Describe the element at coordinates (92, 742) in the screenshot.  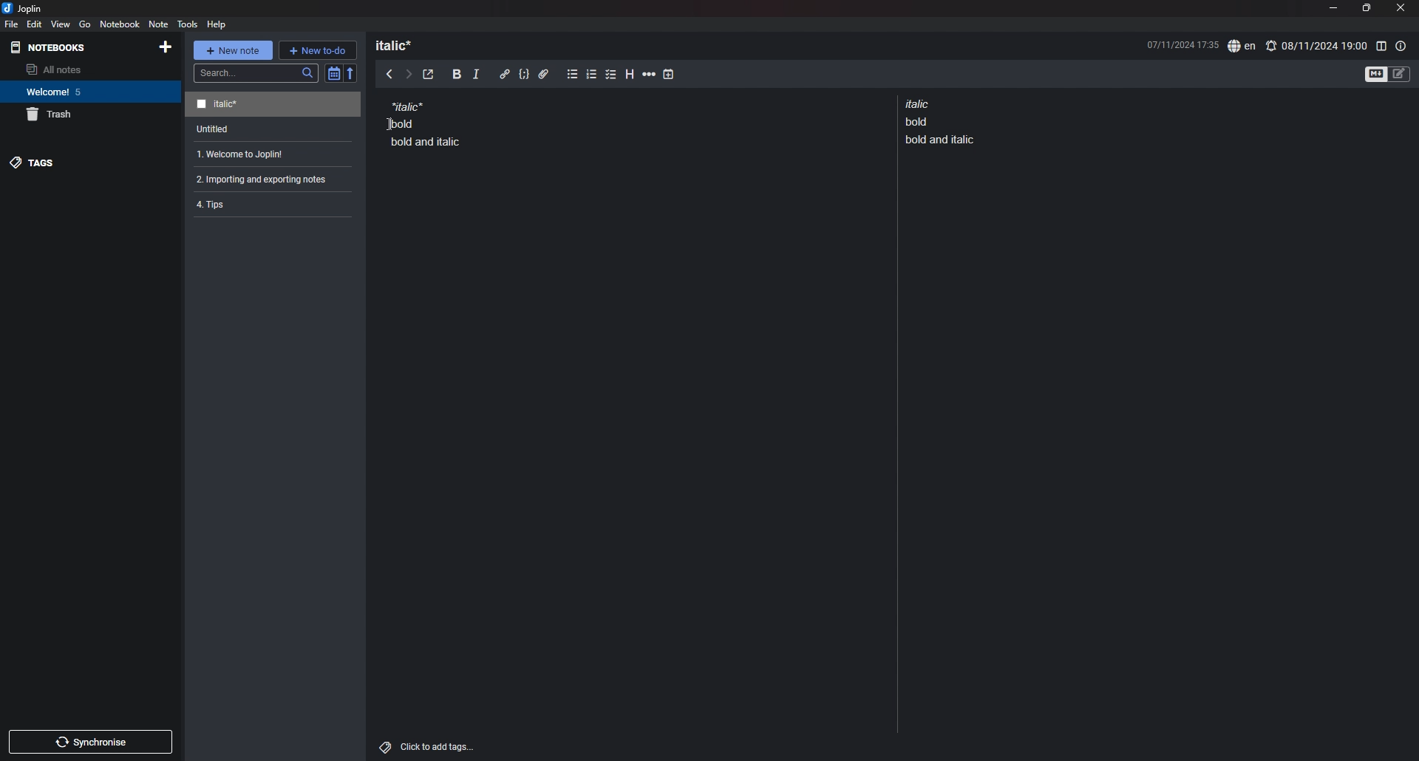
I see `sync` at that location.